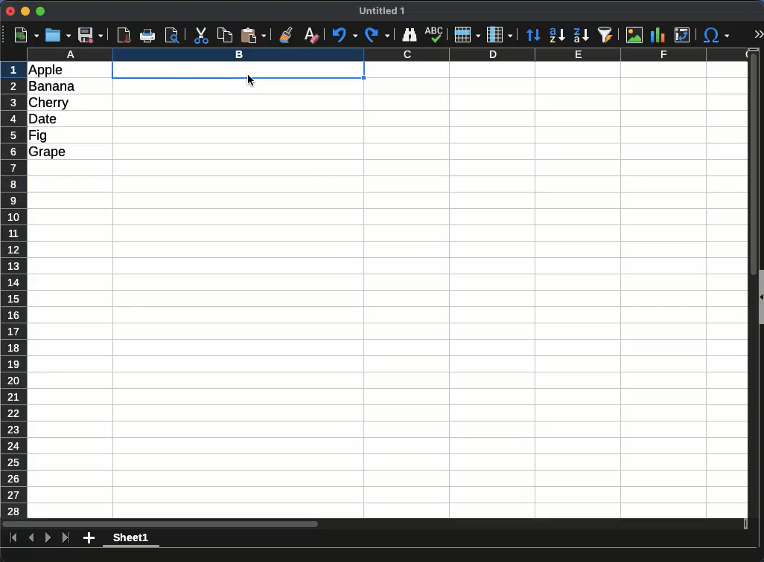 The image size is (764, 562). What do you see at coordinates (91, 36) in the screenshot?
I see `save` at bounding box center [91, 36].